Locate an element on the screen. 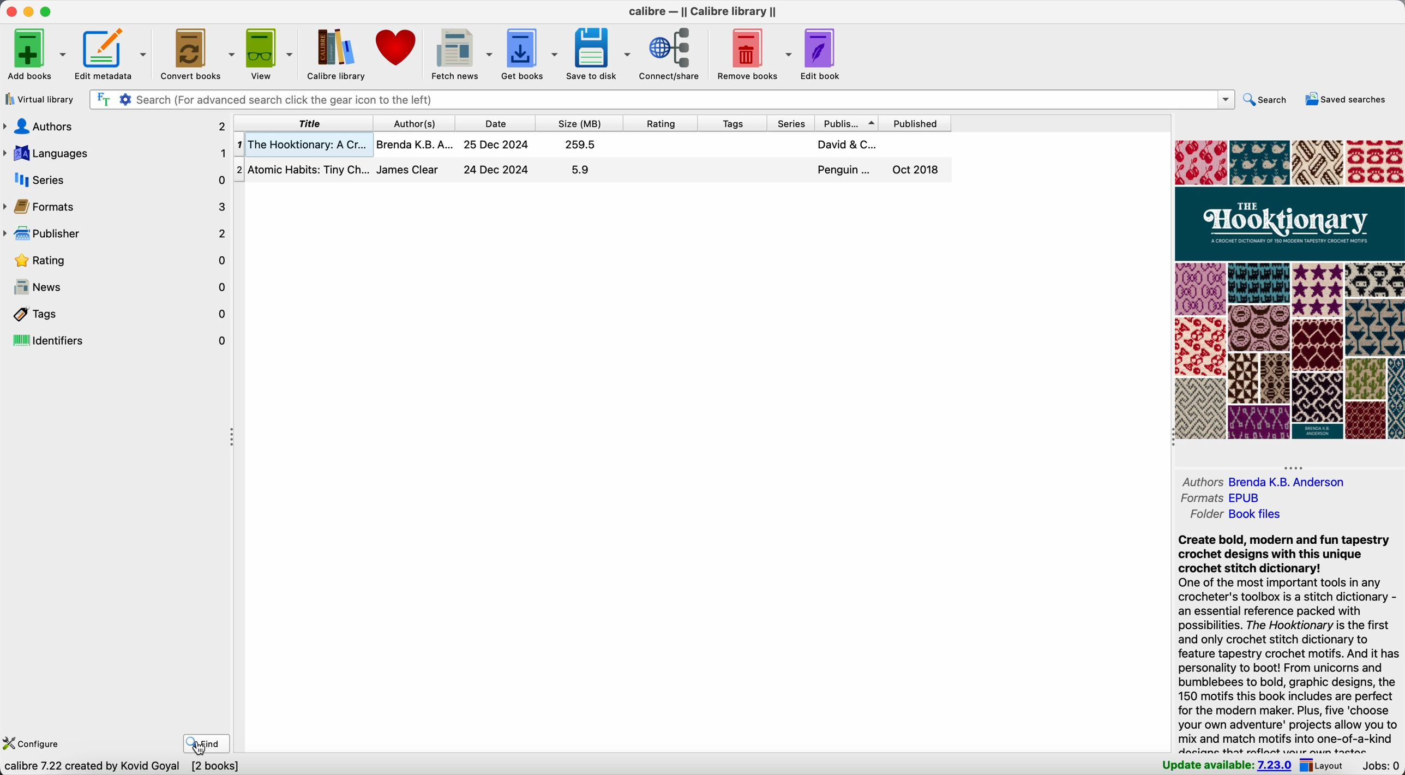 Image resolution: width=1405 pixels, height=775 pixels. convert books is located at coordinates (200, 53).